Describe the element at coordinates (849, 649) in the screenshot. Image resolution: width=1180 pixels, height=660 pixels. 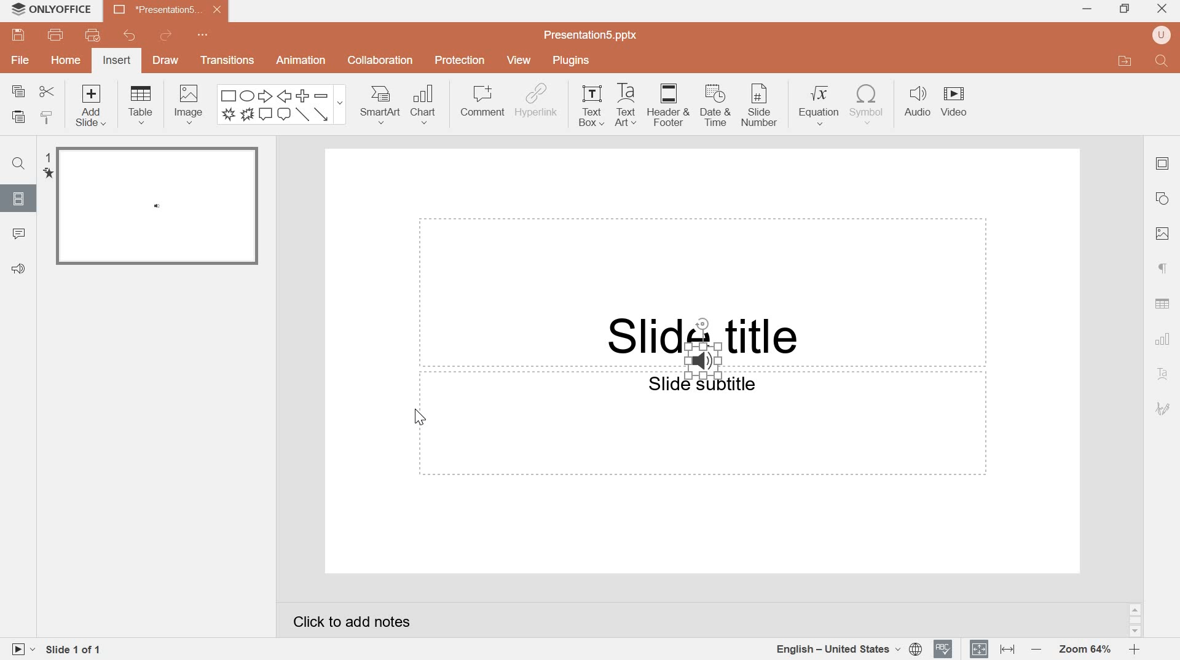
I see `select document language` at that location.